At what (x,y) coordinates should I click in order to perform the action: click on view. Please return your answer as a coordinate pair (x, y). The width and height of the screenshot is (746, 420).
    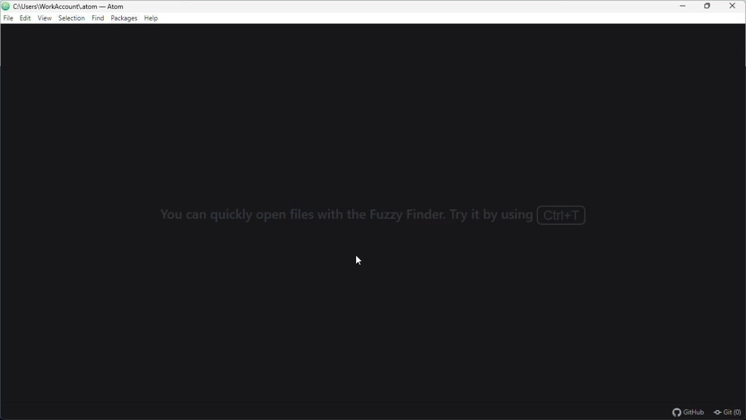
    Looking at the image, I should click on (44, 19).